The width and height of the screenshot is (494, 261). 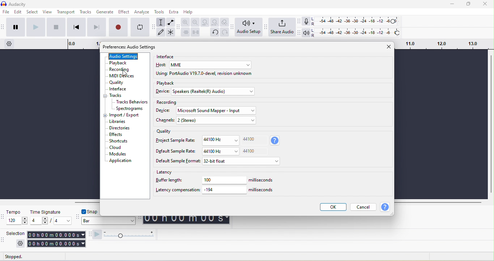 I want to click on audacity audio setup toolbar, so click(x=234, y=27).